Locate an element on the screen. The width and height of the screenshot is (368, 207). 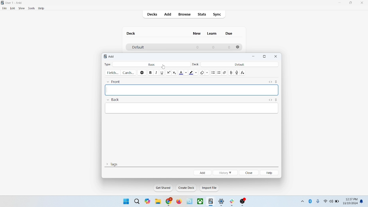
maximize is located at coordinates (264, 57).